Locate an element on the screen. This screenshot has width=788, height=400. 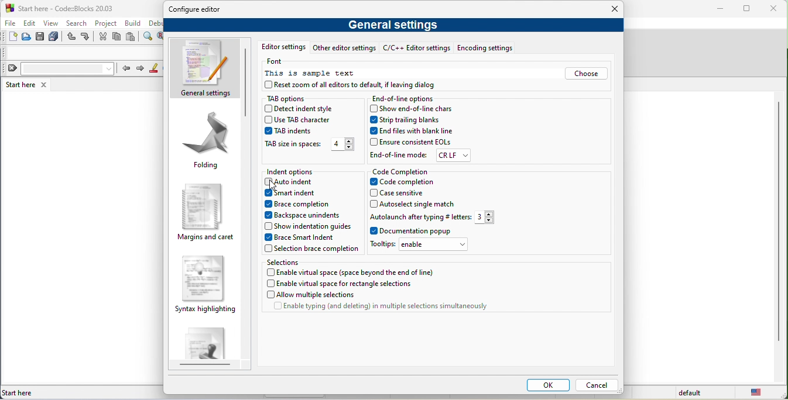
indent option is located at coordinates (299, 170).